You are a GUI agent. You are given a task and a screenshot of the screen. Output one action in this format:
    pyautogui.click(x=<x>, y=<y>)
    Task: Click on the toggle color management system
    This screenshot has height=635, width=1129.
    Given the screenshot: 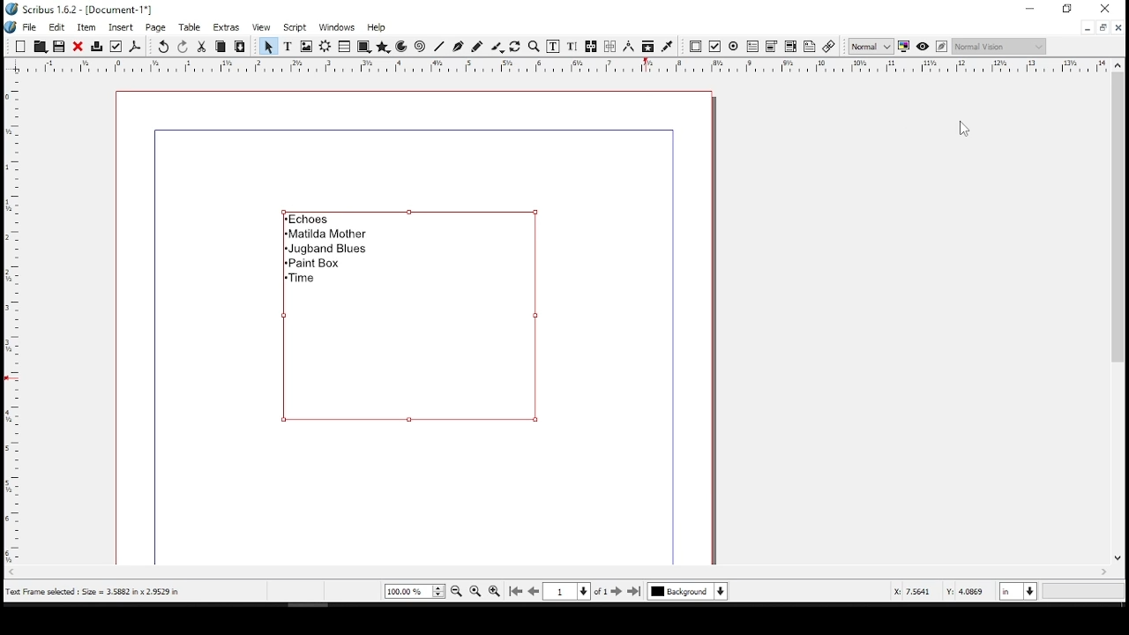 What is the action you would take?
    pyautogui.click(x=903, y=48)
    